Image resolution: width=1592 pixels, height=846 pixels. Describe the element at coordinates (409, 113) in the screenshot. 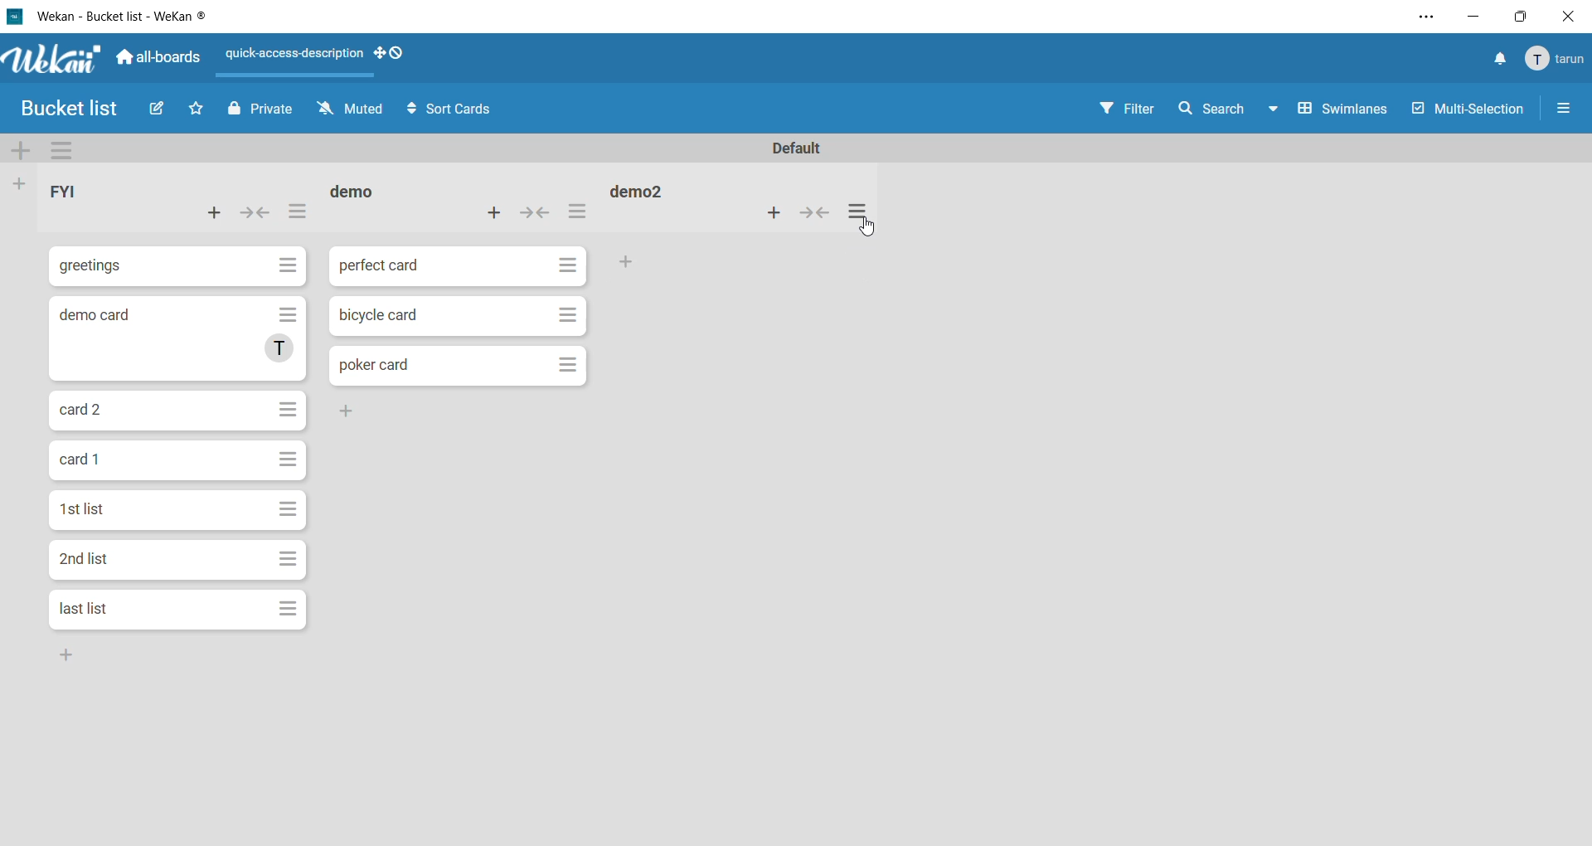

I see `Arrows` at that location.